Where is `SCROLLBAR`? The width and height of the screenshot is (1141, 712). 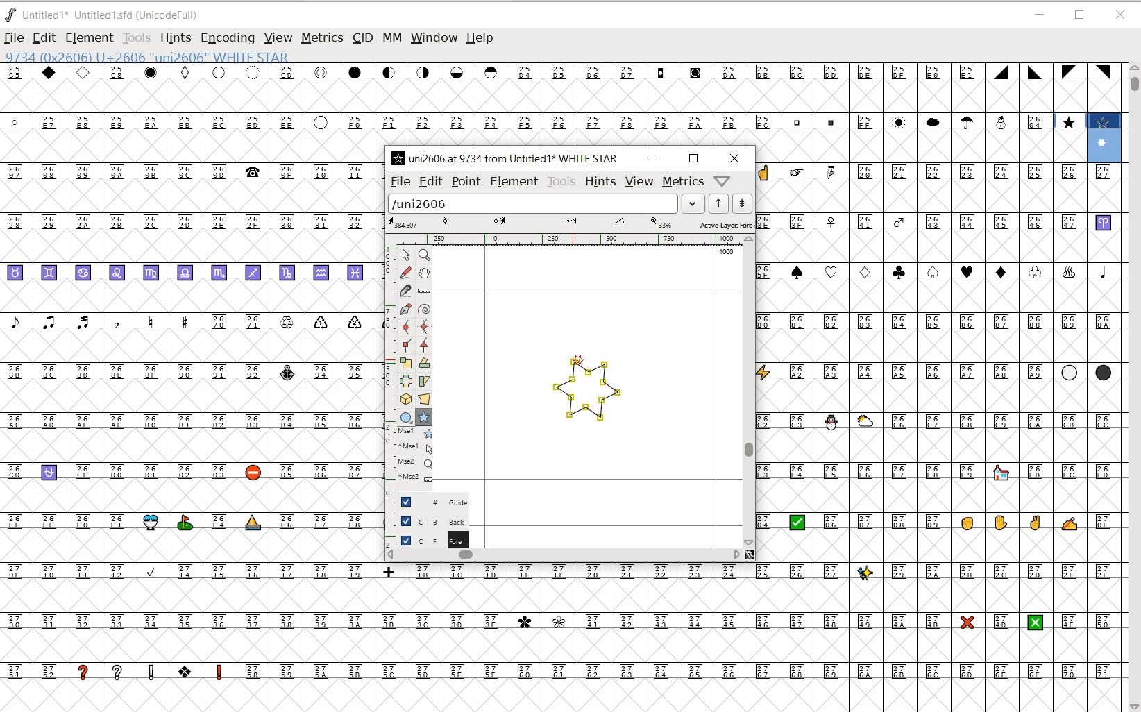 SCROLLBAR is located at coordinates (1133, 387).